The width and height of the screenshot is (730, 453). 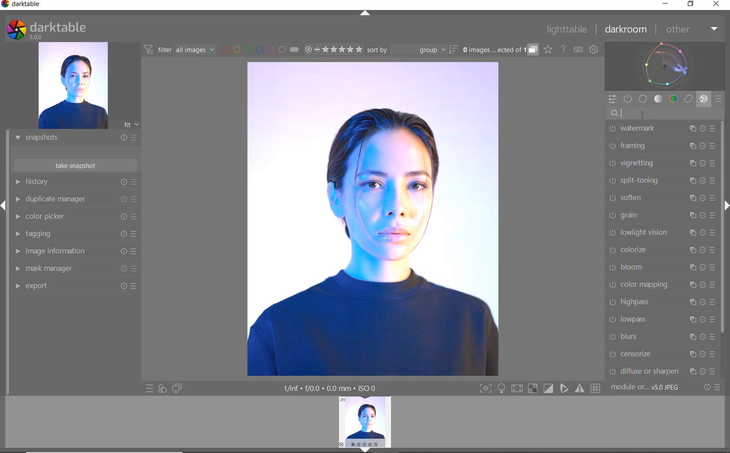 I want to click on SEARCH MODULE BY NAME, so click(x=664, y=113).